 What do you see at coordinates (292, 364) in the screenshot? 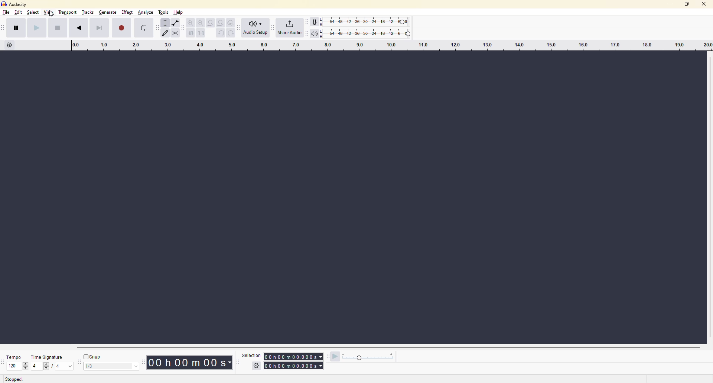
I see `selection` at bounding box center [292, 364].